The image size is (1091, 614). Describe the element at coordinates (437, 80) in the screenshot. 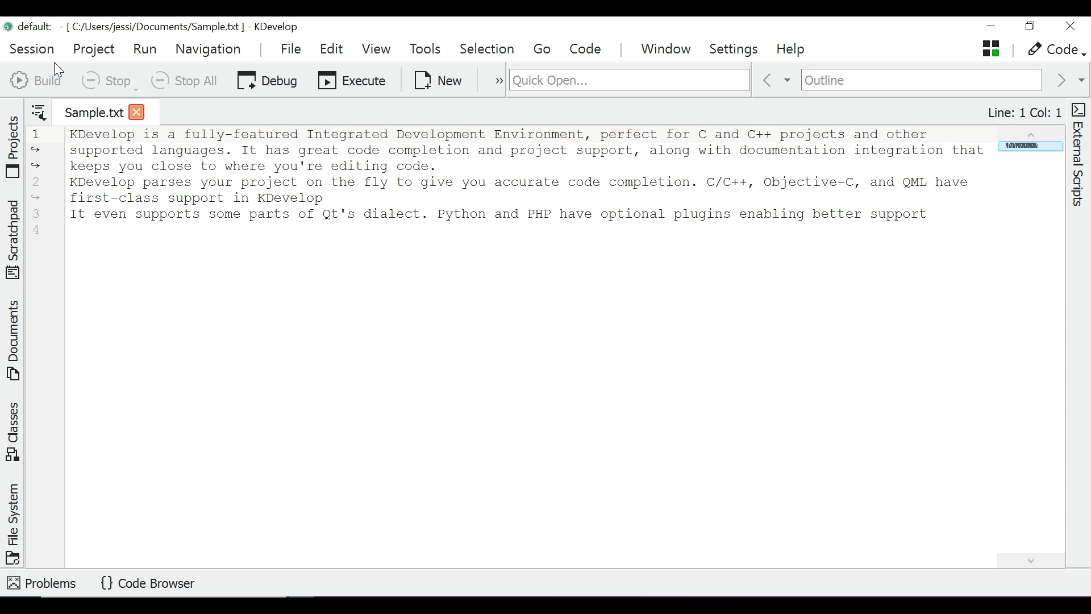

I see `New` at that location.